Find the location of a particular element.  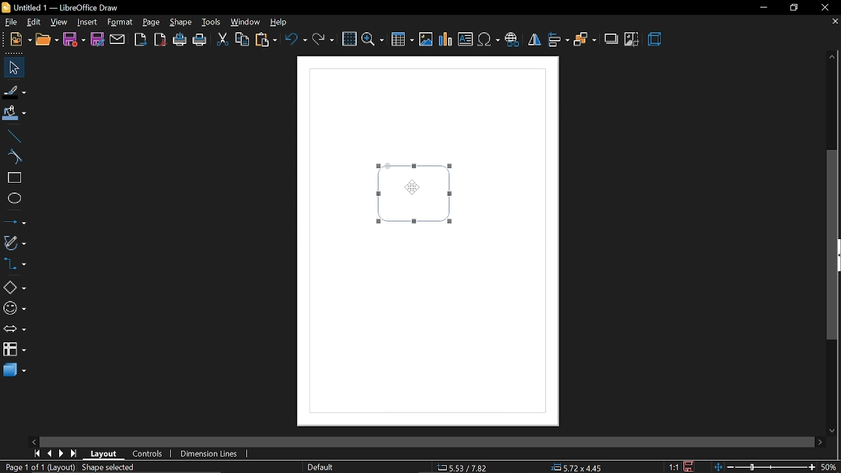

close tab is located at coordinates (834, 22).